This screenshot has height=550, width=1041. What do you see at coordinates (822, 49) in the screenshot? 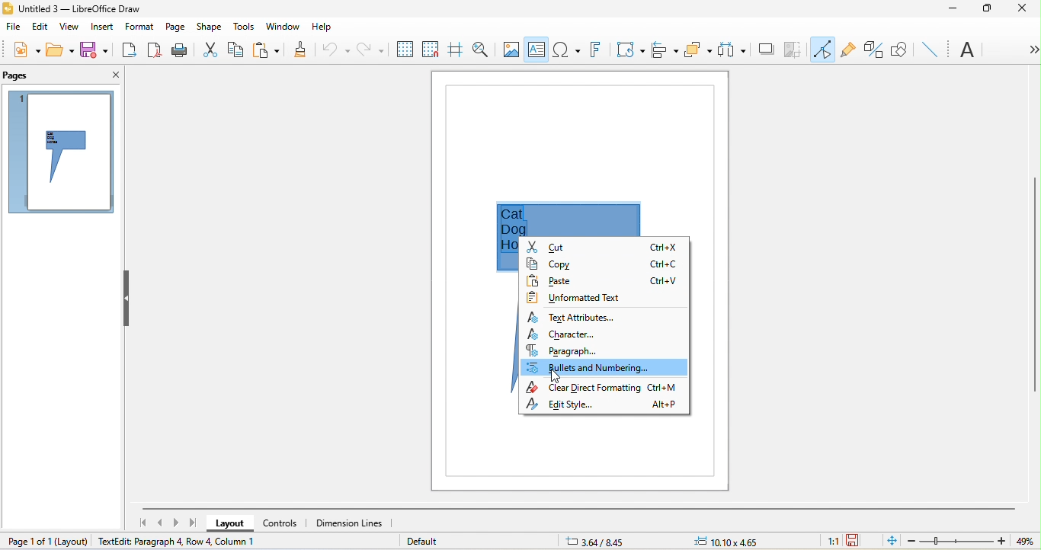
I see `toggle point edit mode` at bounding box center [822, 49].